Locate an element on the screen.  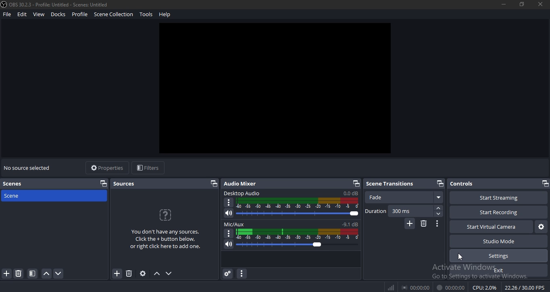
no source selected is located at coordinates (29, 167).